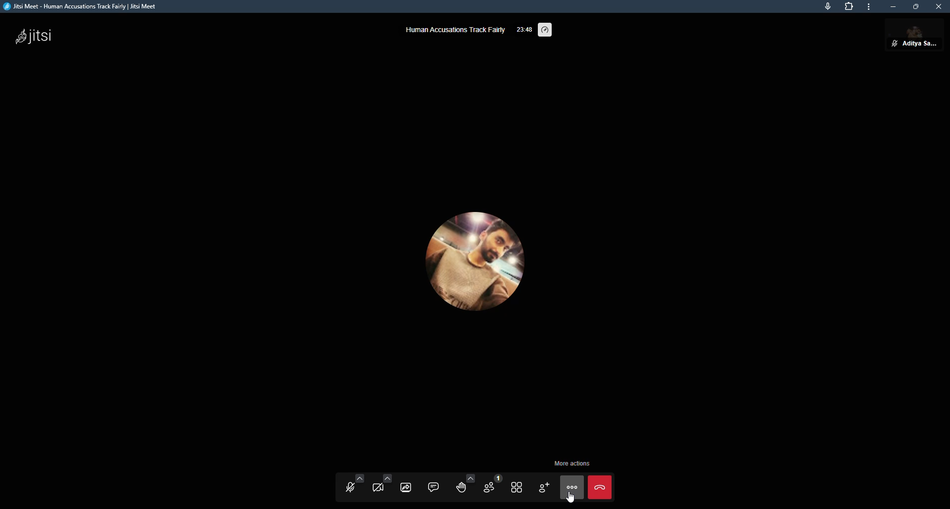 The height and width of the screenshot is (509, 950). Describe the element at coordinates (85, 6) in the screenshot. I see `jitsi` at that location.